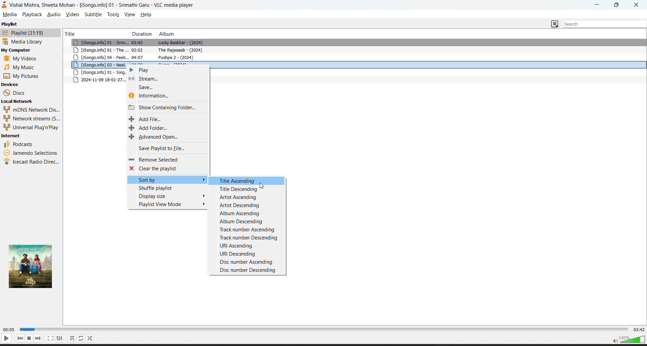  I want to click on advanced open, so click(168, 137).